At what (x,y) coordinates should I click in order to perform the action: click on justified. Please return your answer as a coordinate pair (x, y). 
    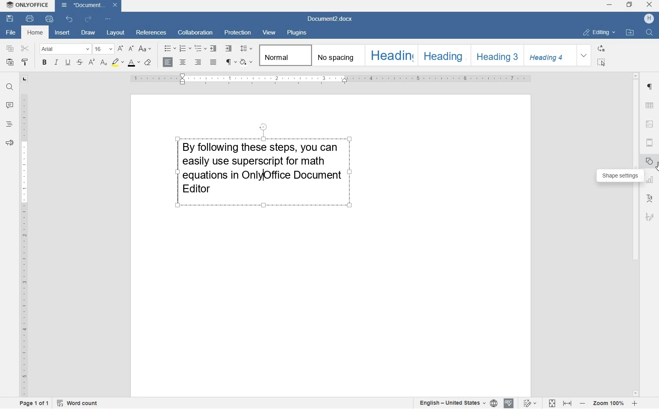
    Looking at the image, I should click on (215, 62).